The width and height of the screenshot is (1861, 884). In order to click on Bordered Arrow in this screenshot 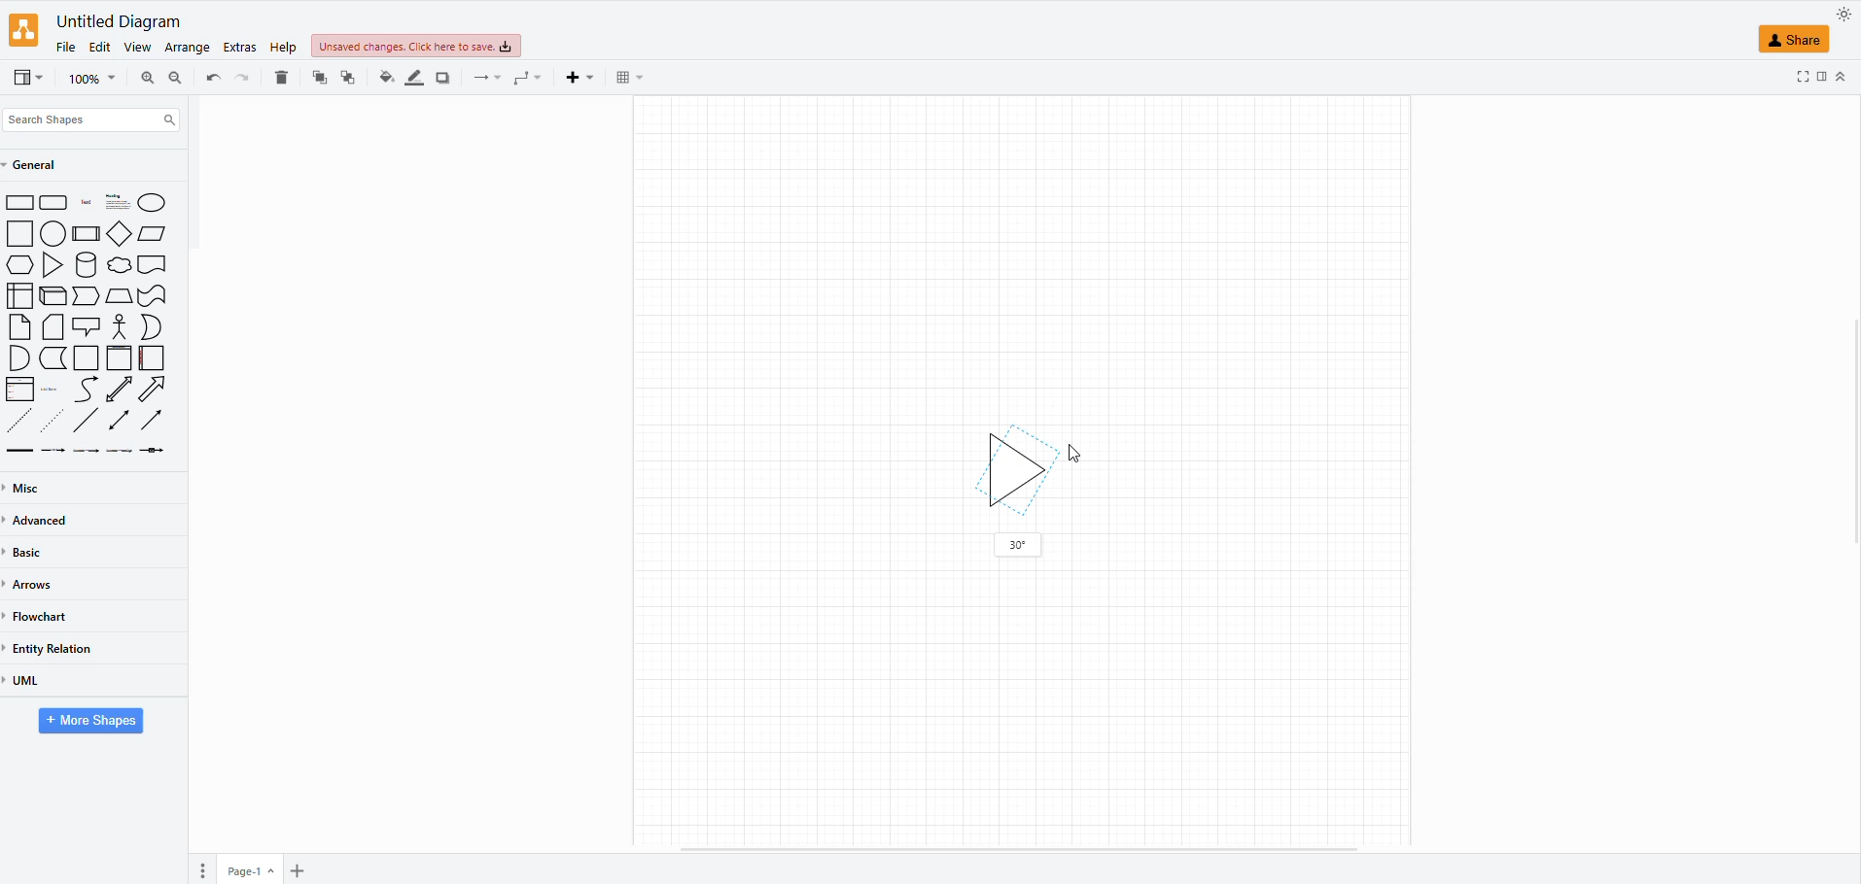, I will do `click(154, 390)`.